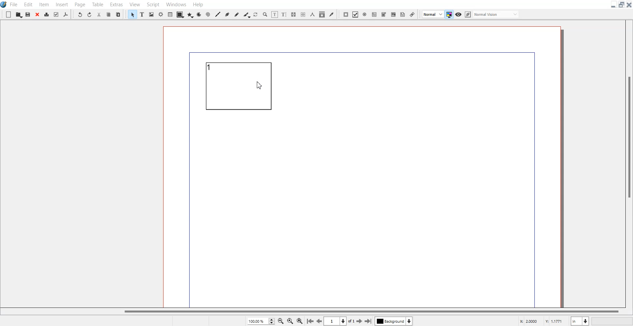 The image size is (633, 326). Describe the element at coordinates (293, 14) in the screenshot. I see `Link Text Frame` at that location.